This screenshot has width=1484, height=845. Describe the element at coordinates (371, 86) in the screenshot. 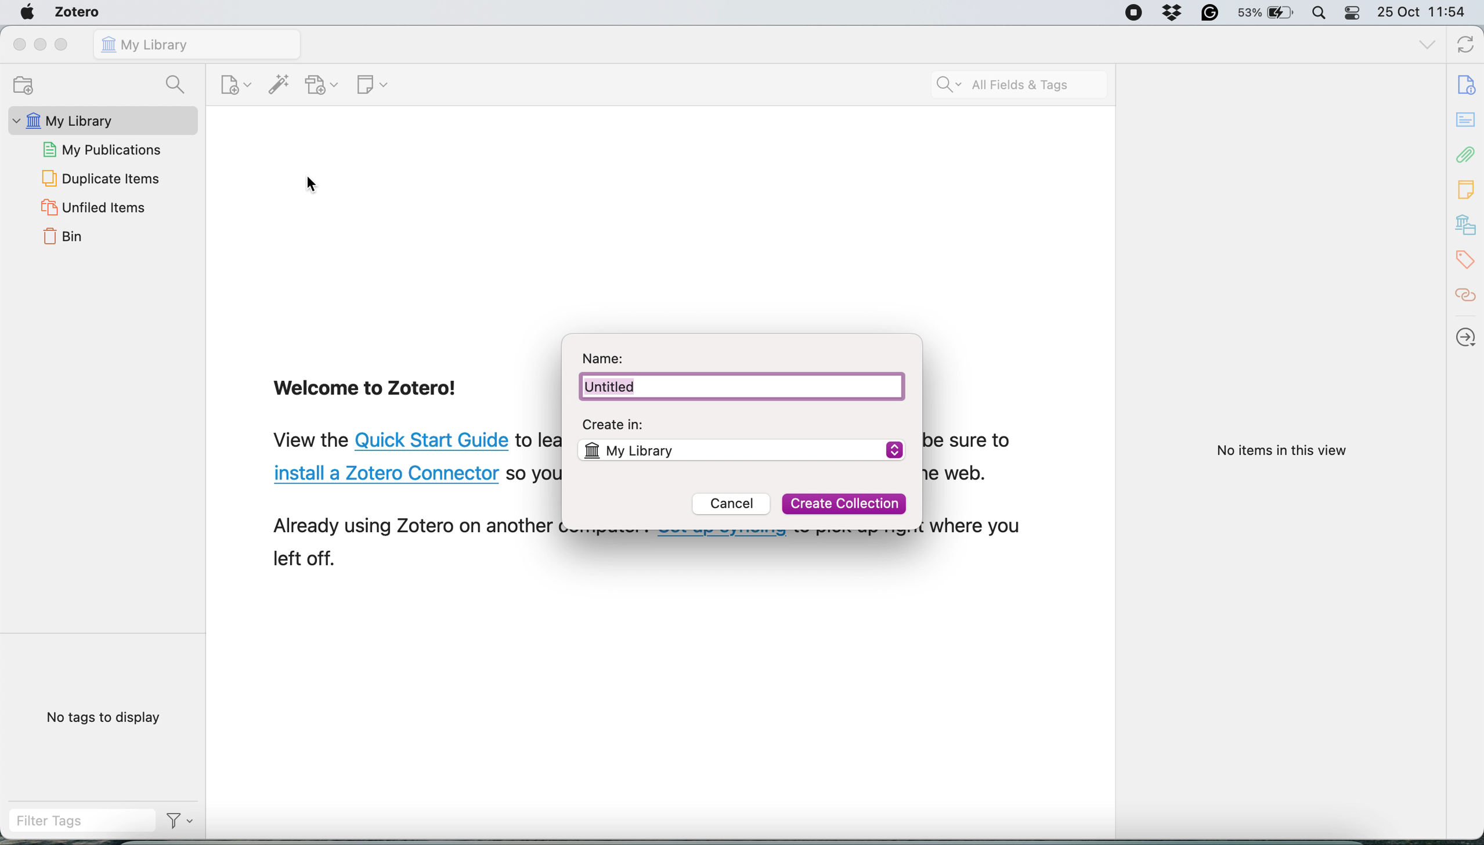

I see `new note` at that location.